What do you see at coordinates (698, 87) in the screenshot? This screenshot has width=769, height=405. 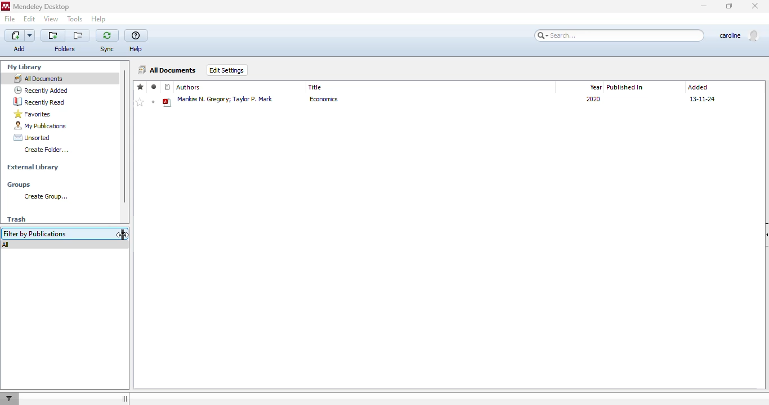 I see `added` at bounding box center [698, 87].